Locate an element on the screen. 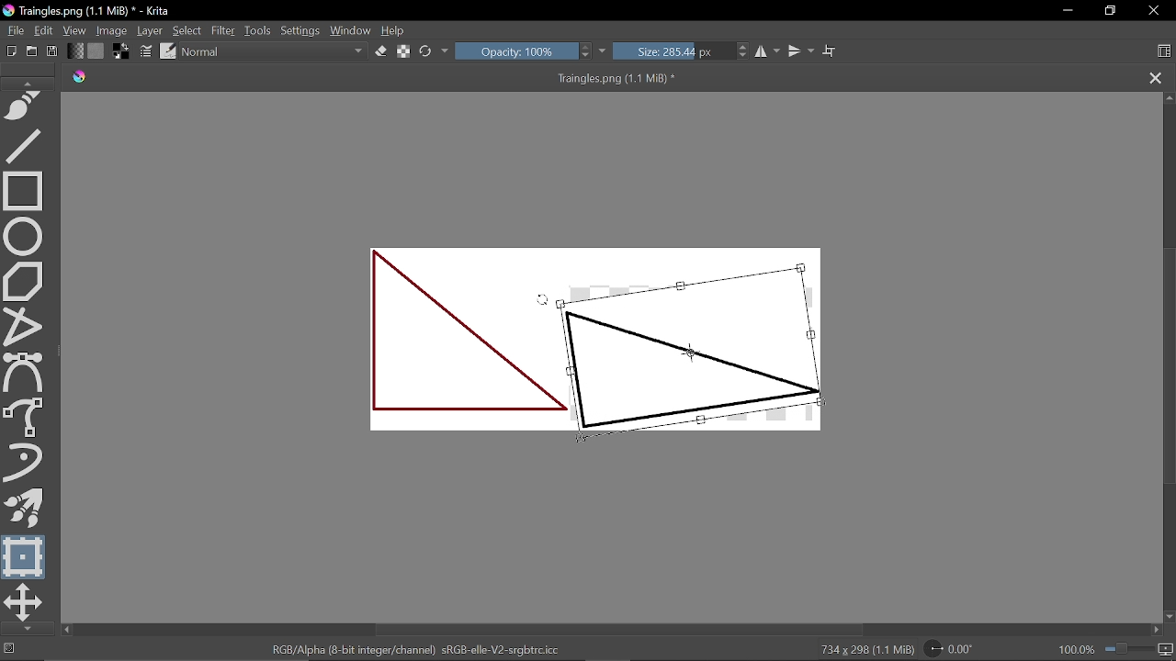  Horizontal scrollbar is located at coordinates (620, 630).